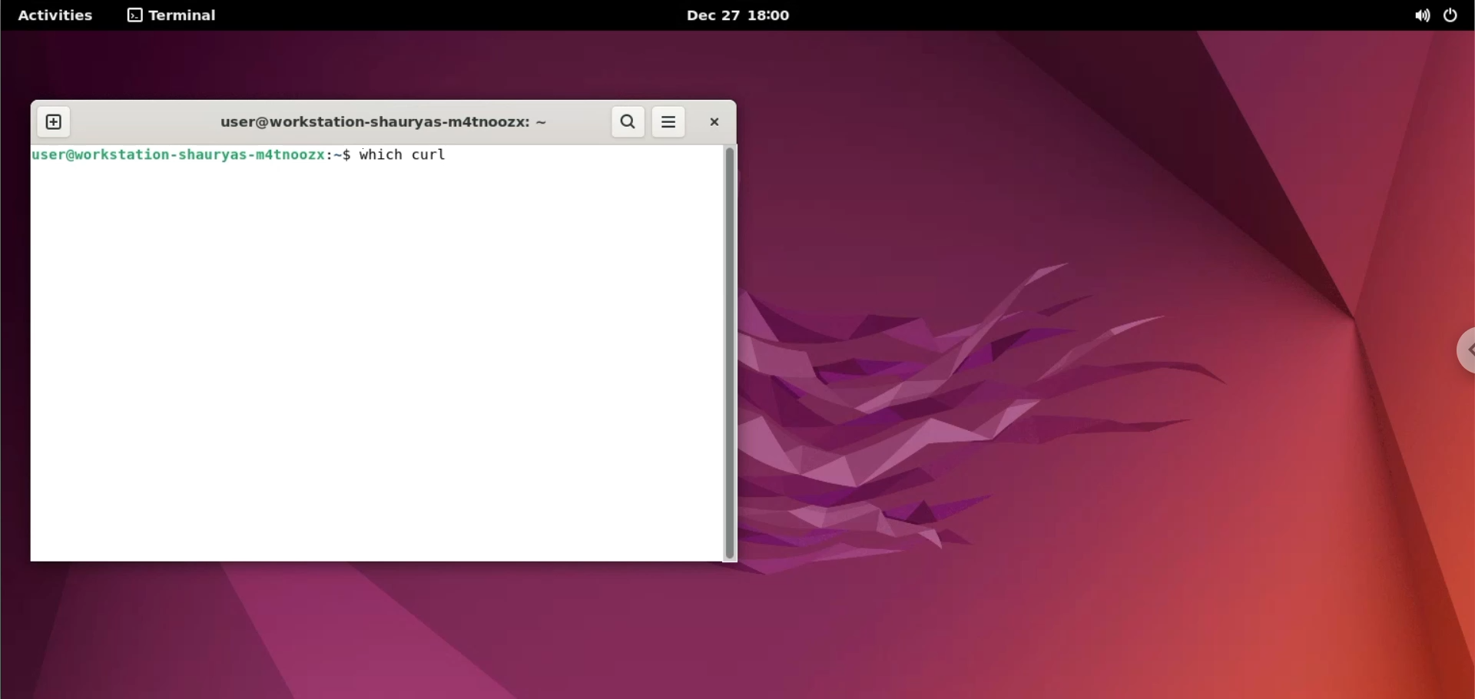 The width and height of the screenshot is (1475, 699). Describe the element at coordinates (456, 155) in the screenshot. I see `cursor` at that location.